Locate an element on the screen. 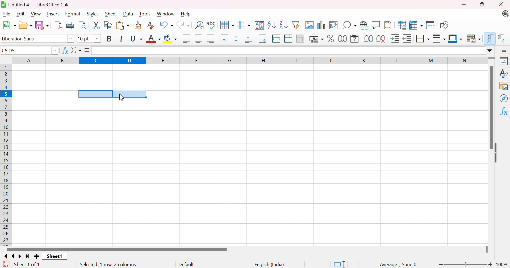 The height and width of the screenshot is (268, 510). Align Left is located at coordinates (186, 38).